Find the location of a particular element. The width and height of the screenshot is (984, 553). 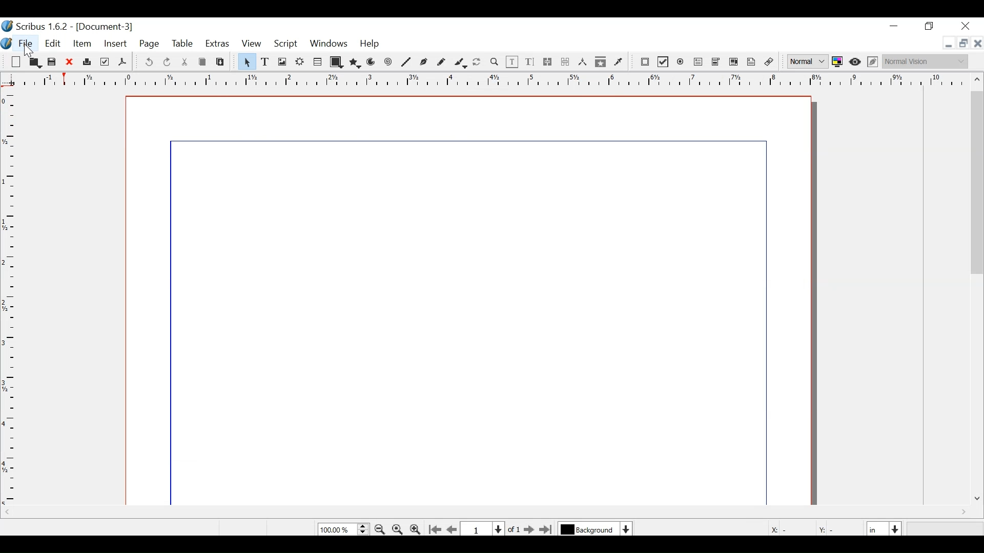

Edit Preview mode is located at coordinates (874, 62).